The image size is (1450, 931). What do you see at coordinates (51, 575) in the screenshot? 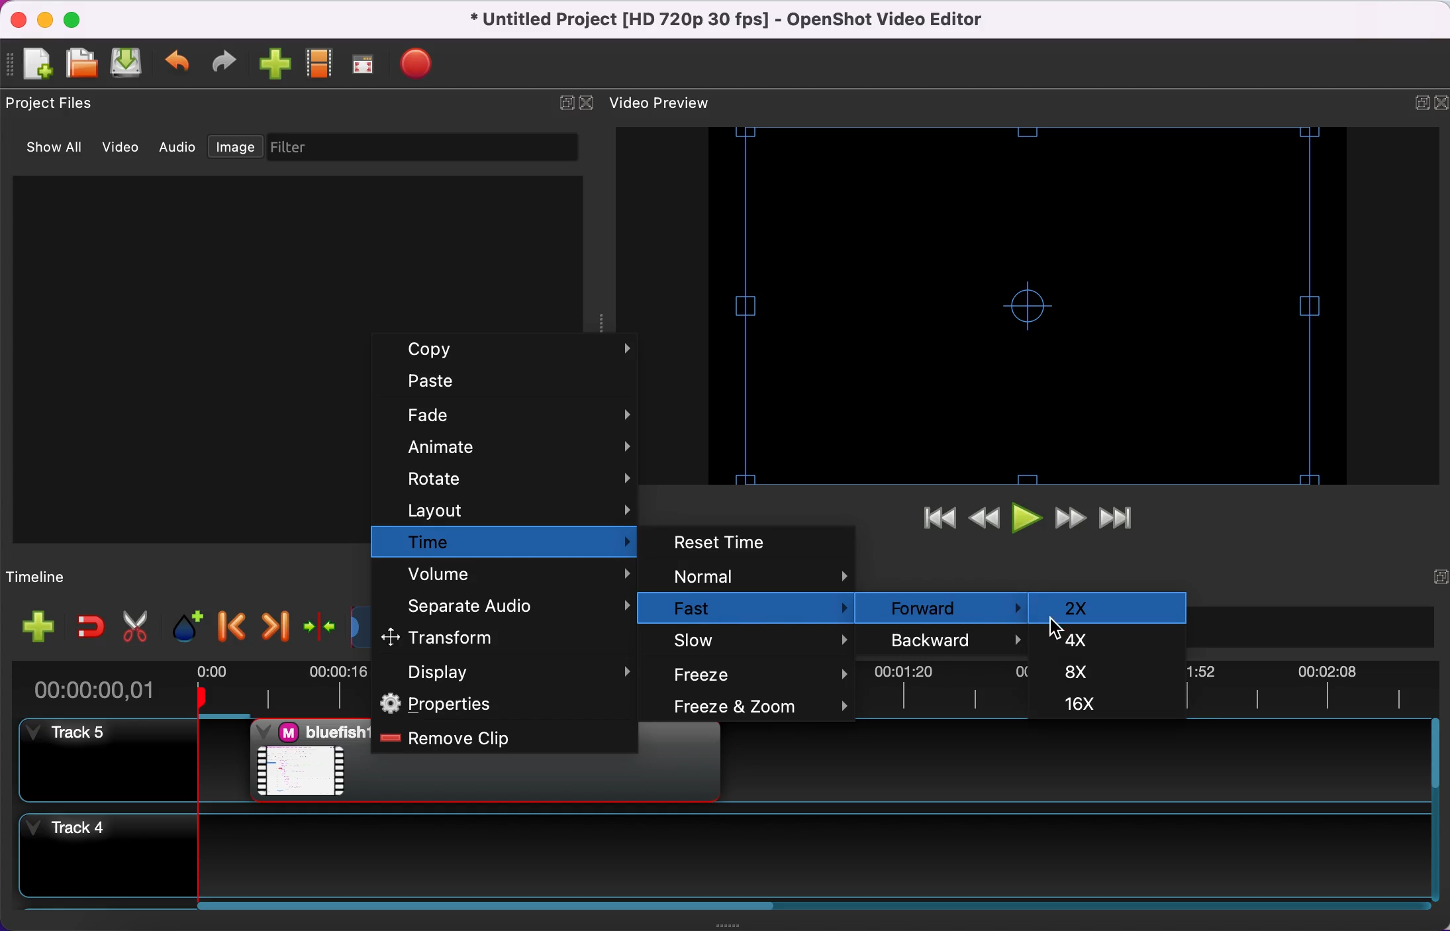
I see `timeline` at bounding box center [51, 575].